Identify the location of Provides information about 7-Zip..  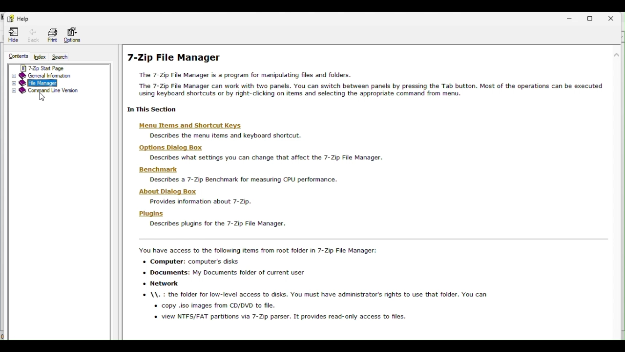
(199, 202).